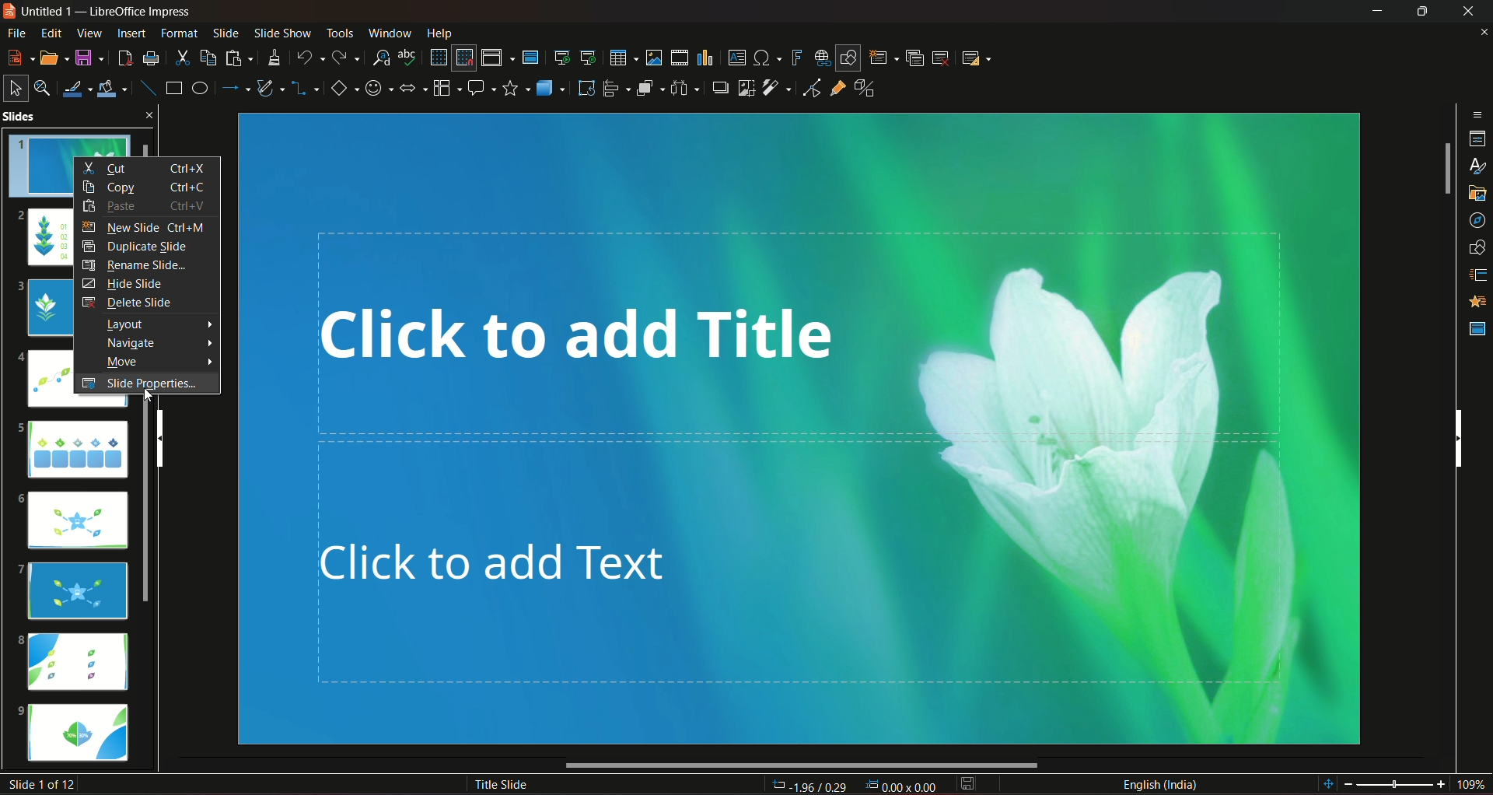 The height and width of the screenshot is (795, 1493). What do you see at coordinates (58, 116) in the screenshot?
I see `slides` at bounding box center [58, 116].